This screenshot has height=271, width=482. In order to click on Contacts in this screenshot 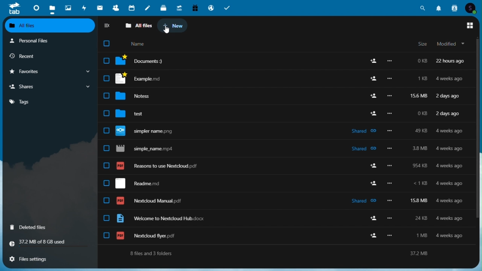, I will do `click(454, 8)`.